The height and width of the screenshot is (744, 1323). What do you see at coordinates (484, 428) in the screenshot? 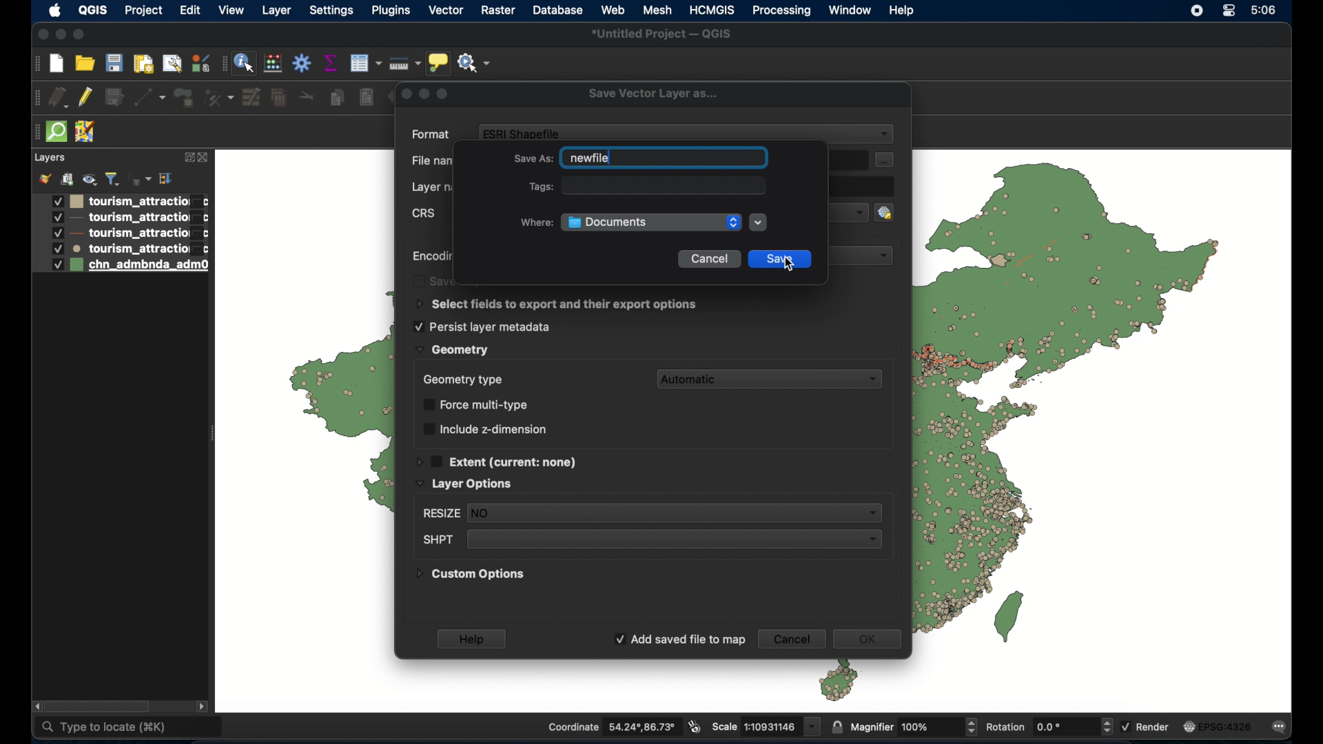
I see `include z dimension checkbox` at bounding box center [484, 428].